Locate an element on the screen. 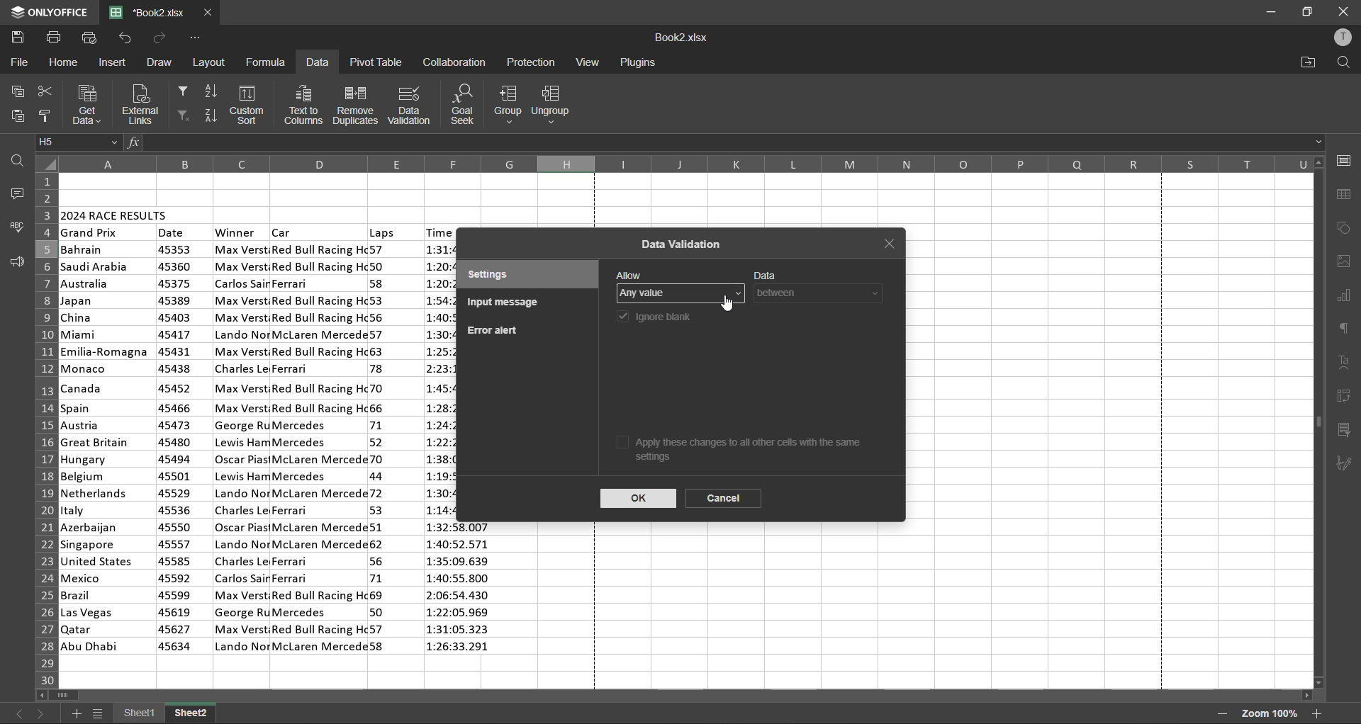 This screenshot has width=1361, height=724. column names is located at coordinates (685, 164).